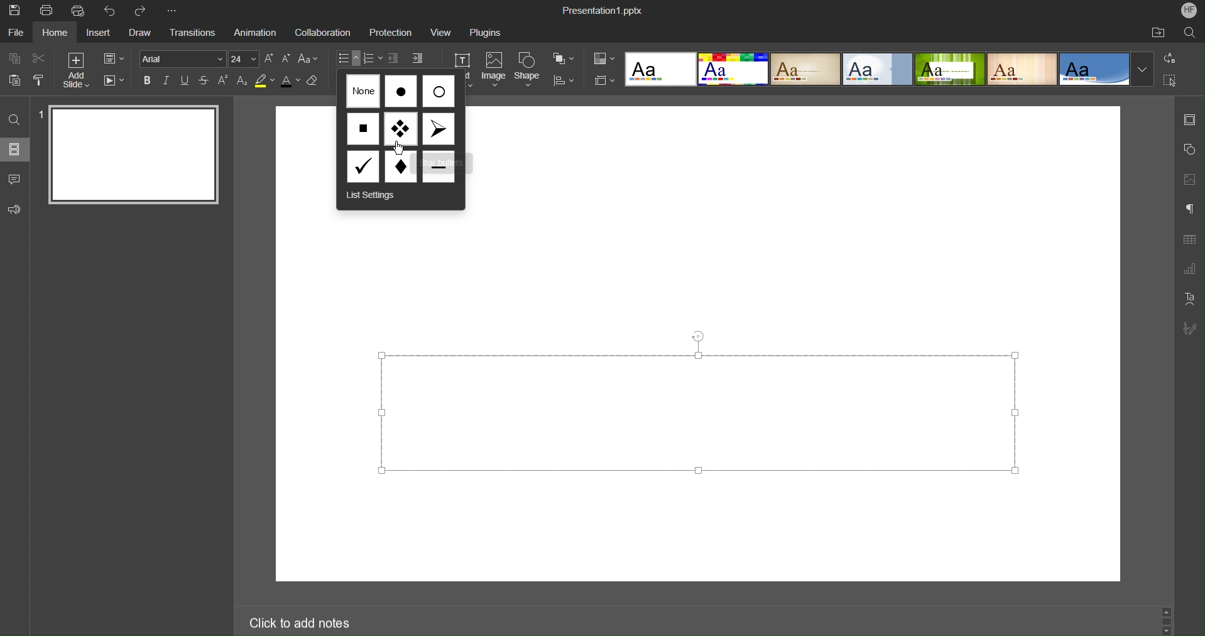 The height and width of the screenshot is (636, 1205). I want to click on slide number, so click(40, 114).